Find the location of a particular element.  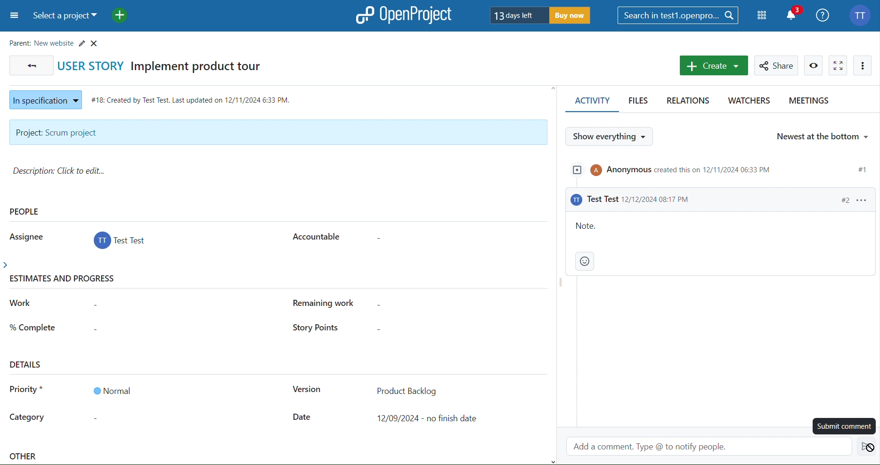

View is located at coordinates (814, 65).